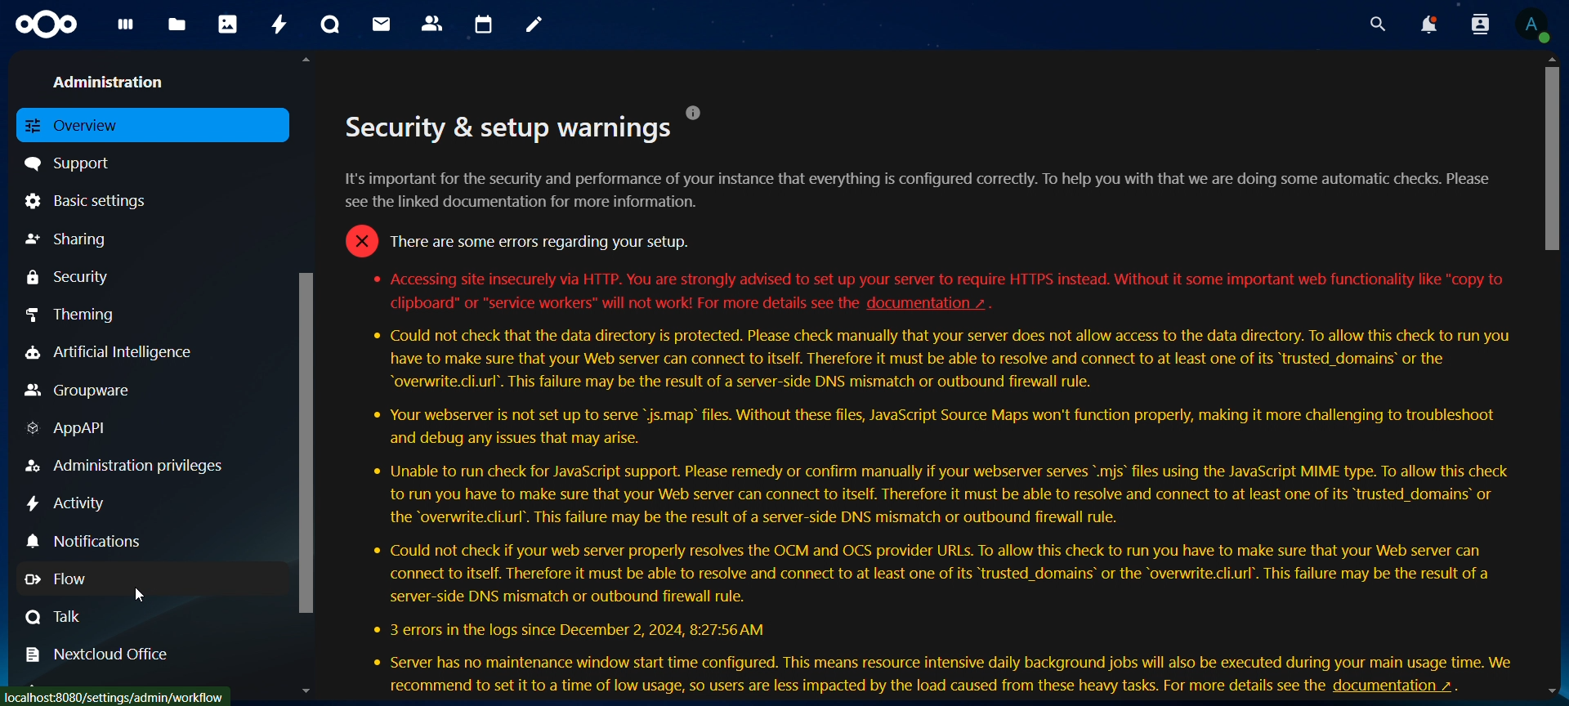 The image size is (1569, 706). Describe the element at coordinates (74, 162) in the screenshot. I see `support` at that location.